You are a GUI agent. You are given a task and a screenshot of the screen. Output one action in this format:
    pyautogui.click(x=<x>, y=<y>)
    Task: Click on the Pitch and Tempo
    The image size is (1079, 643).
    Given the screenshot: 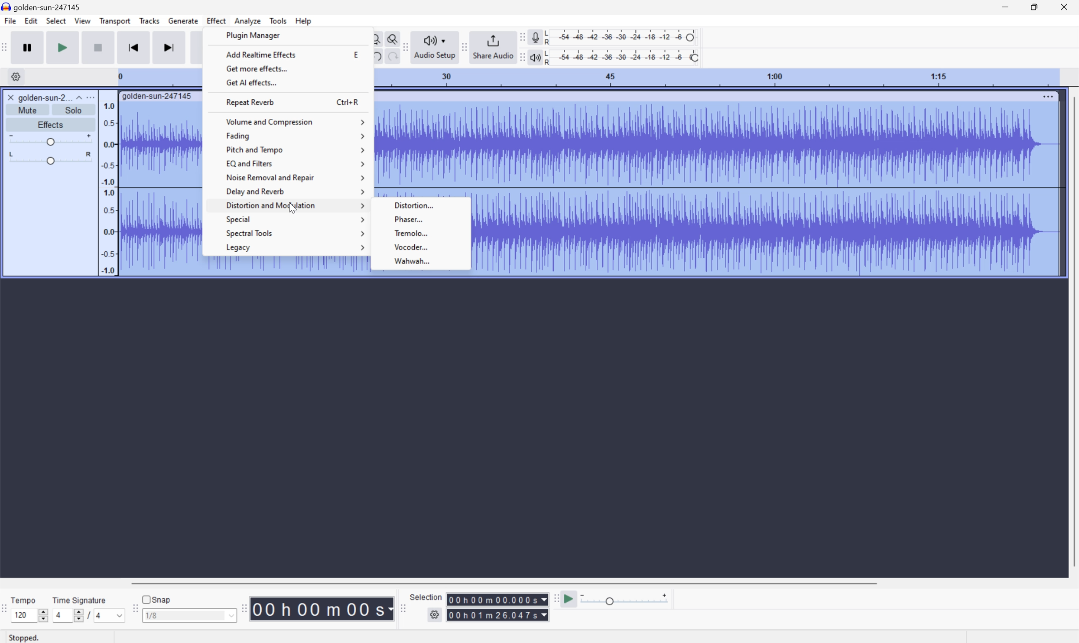 What is the action you would take?
    pyautogui.click(x=293, y=151)
    